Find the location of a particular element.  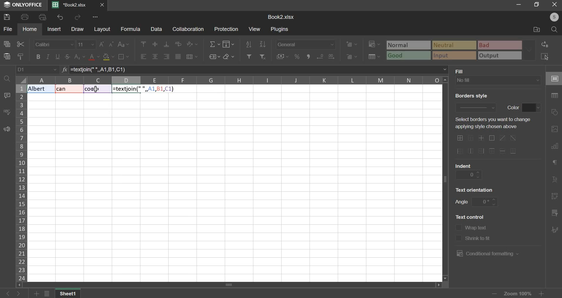

file is located at coordinates (8, 29).